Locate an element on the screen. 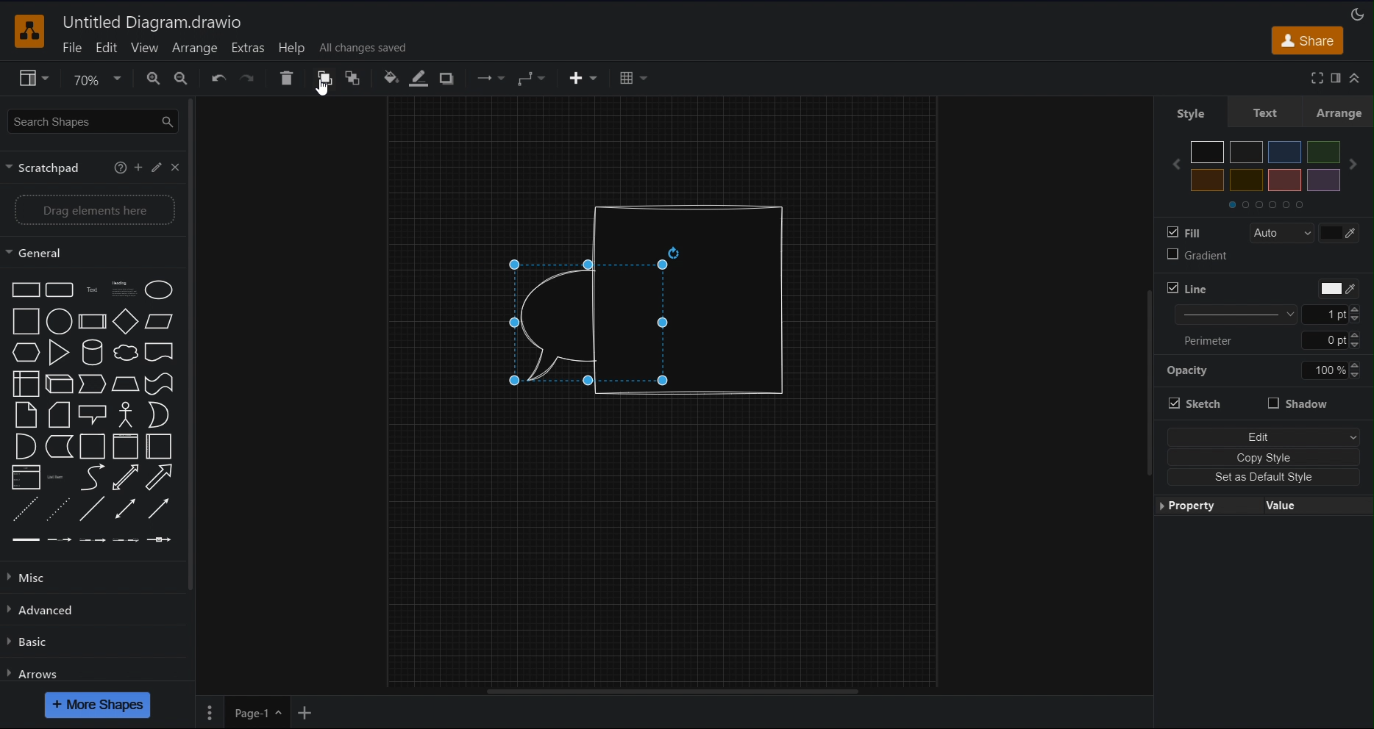 The height and width of the screenshot is (729, 1374). Color picker is located at coordinates (1339, 233).